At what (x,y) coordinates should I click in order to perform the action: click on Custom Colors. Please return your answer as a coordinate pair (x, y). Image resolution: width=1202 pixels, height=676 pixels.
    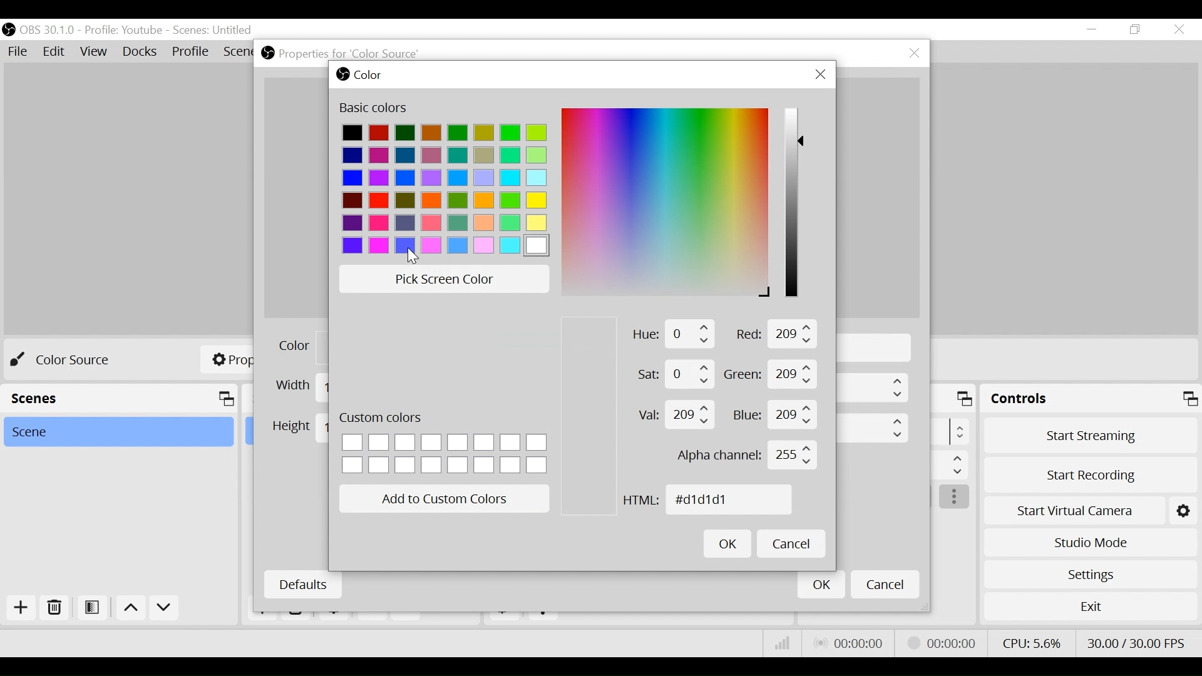
    Looking at the image, I should click on (383, 418).